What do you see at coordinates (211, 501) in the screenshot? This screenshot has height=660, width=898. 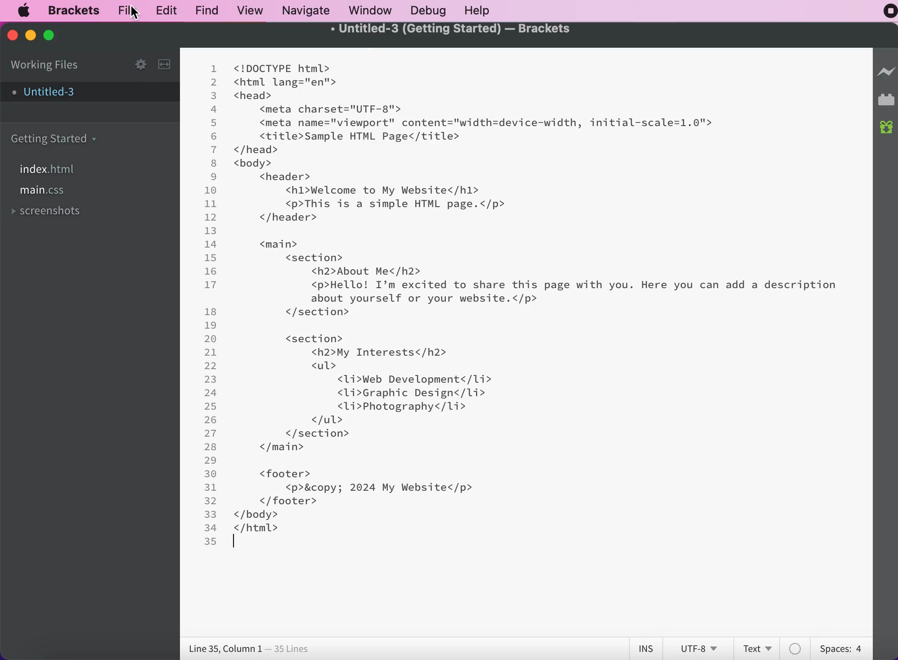 I see `32` at bounding box center [211, 501].